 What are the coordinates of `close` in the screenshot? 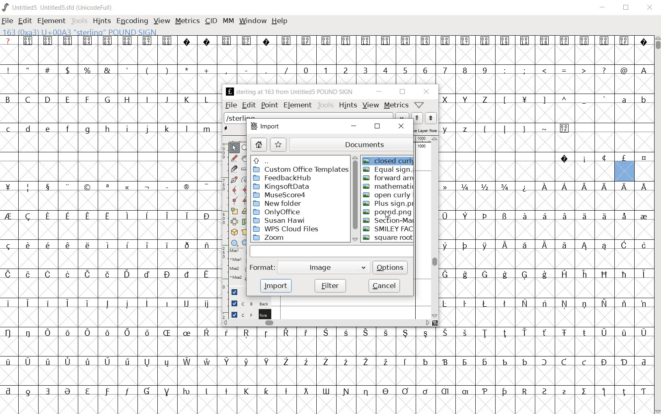 It's located at (402, 127).